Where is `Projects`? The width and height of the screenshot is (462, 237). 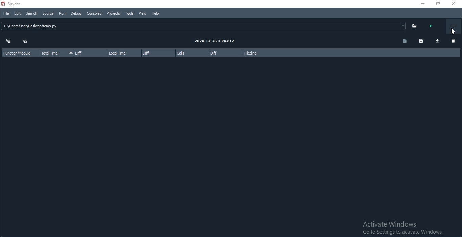 Projects is located at coordinates (113, 14).